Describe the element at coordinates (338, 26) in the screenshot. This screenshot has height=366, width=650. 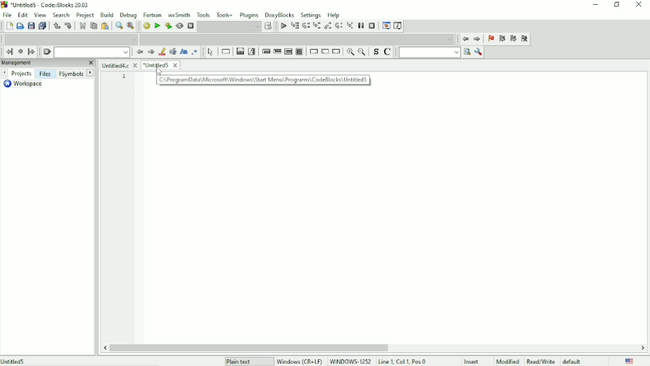
I see `Next instruction` at that location.